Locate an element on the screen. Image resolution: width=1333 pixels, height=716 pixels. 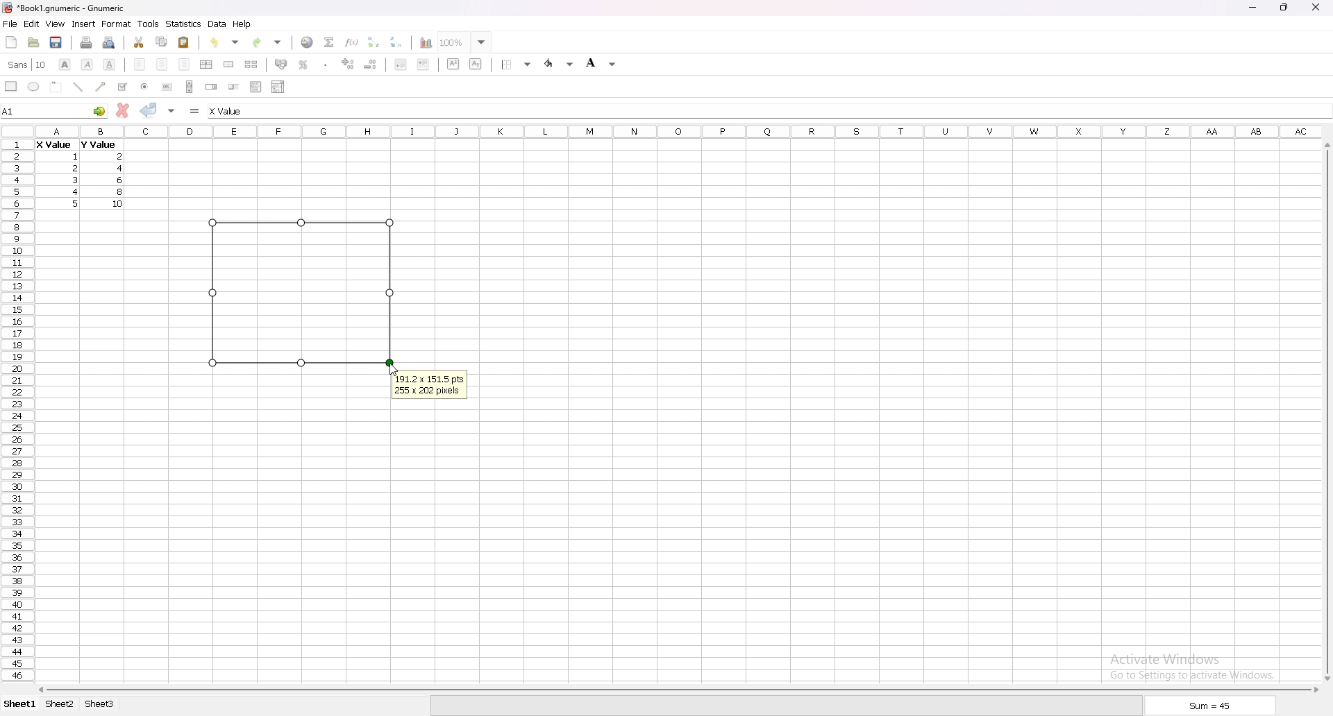
undo is located at coordinates (224, 42).